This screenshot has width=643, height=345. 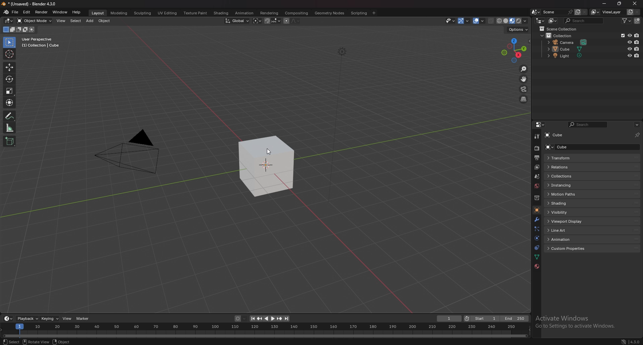 I want to click on toggle xrays, so click(x=491, y=21).